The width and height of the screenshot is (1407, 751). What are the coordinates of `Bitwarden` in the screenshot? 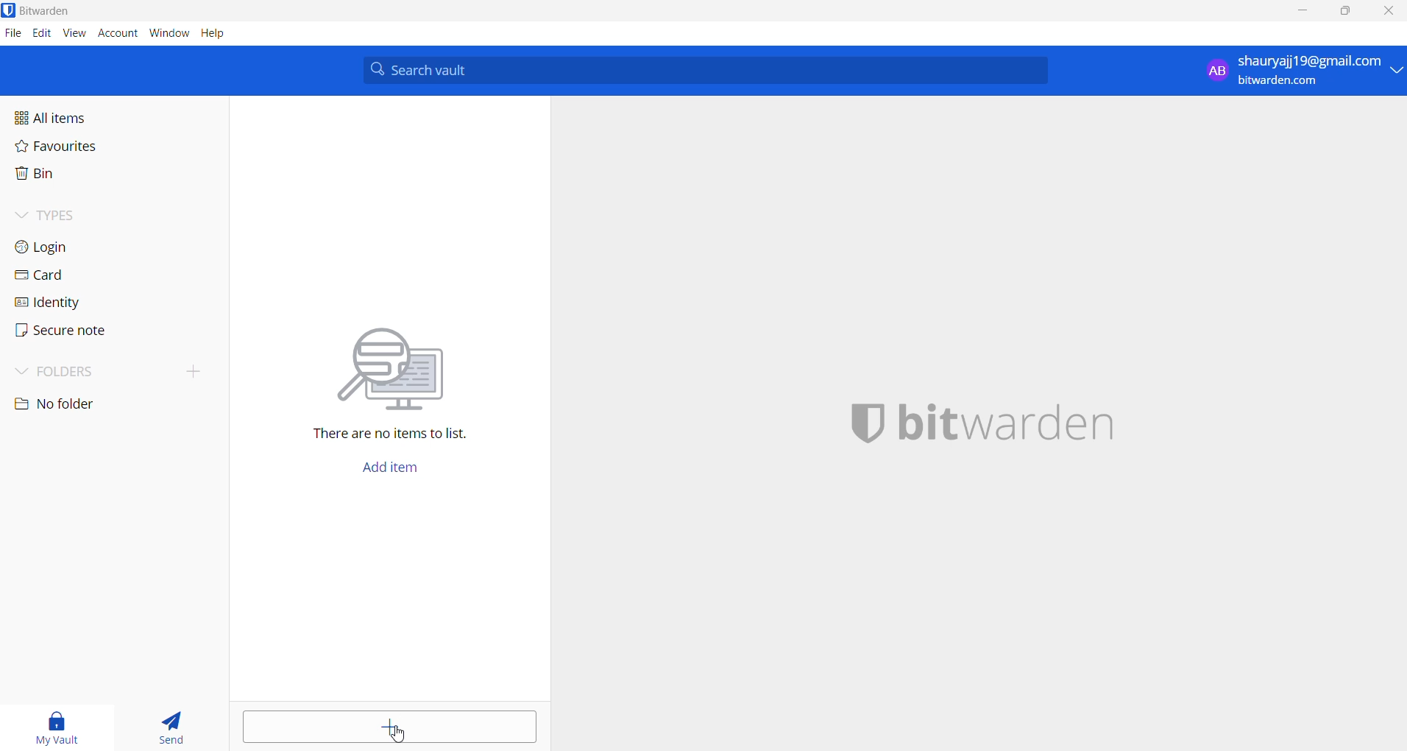 It's located at (1013, 421).